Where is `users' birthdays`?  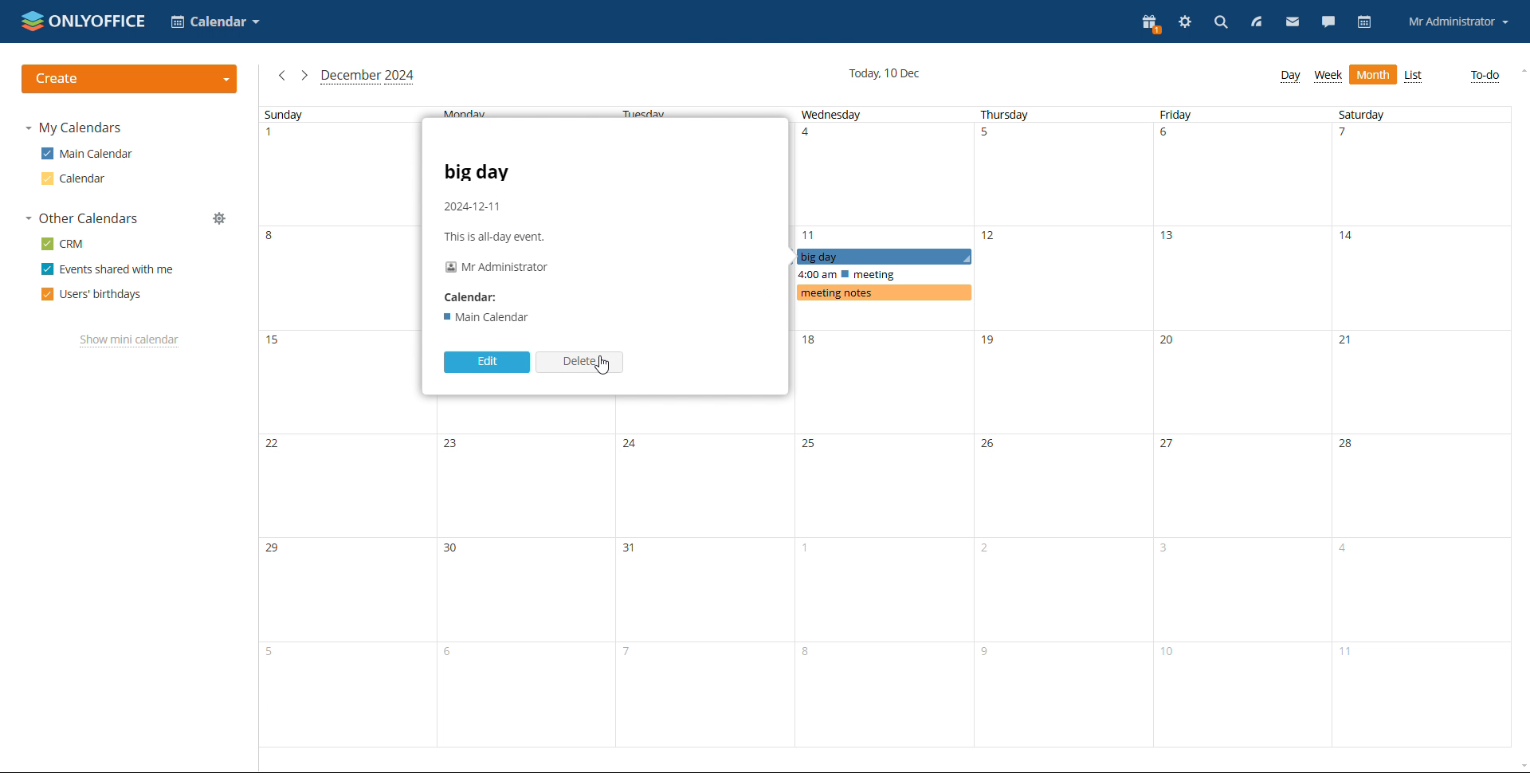 users' birthdays is located at coordinates (91, 295).